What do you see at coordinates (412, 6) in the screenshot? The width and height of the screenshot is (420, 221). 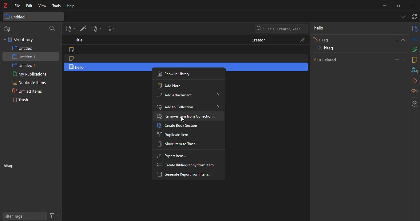 I see `close` at bounding box center [412, 6].